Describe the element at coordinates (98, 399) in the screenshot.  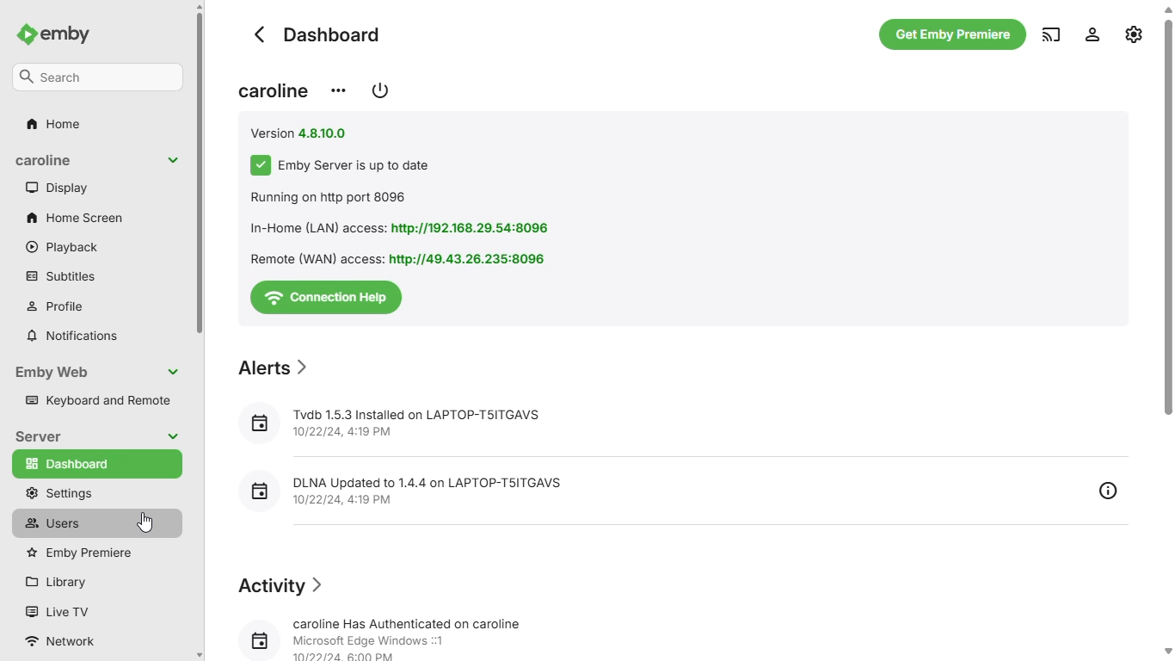
I see `keyboard and remote` at that location.